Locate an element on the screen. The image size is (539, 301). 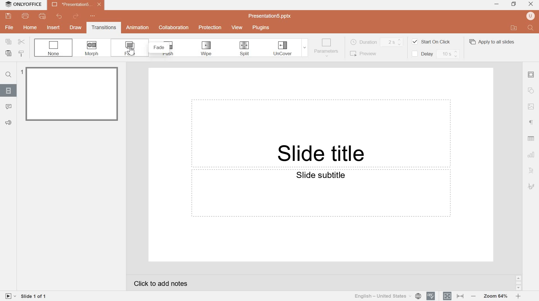
Text field is located at coordinates (320, 194).